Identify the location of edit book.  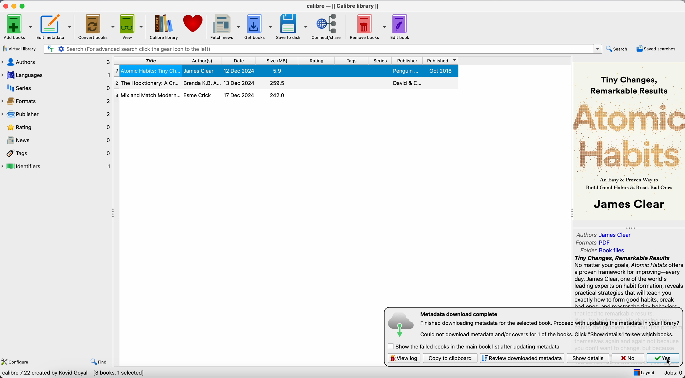
(401, 27).